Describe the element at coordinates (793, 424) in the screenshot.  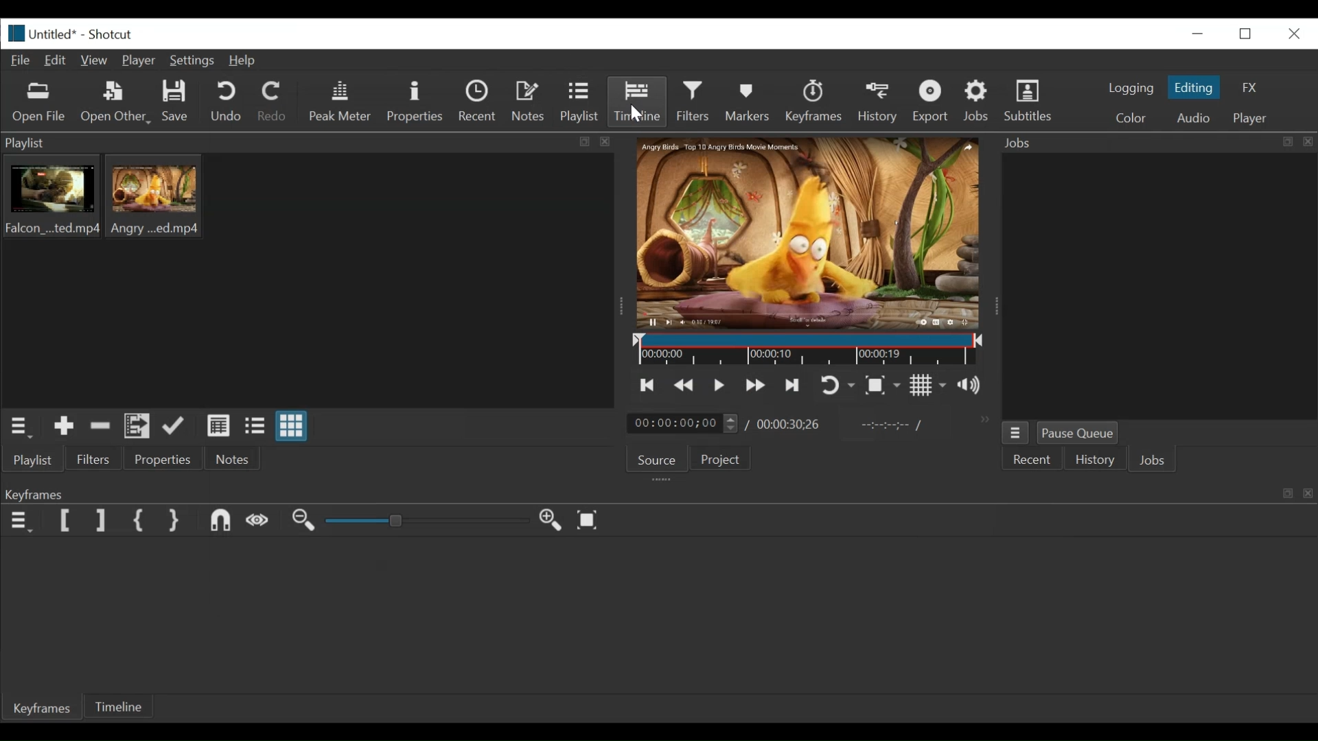
I see `Total duration` at that location.